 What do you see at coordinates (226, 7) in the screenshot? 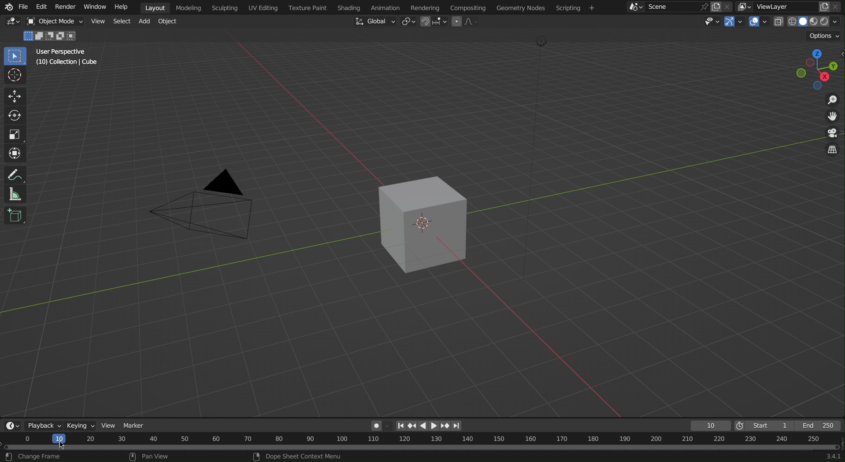
I see `Scripting` at bounding box center [226, 7].